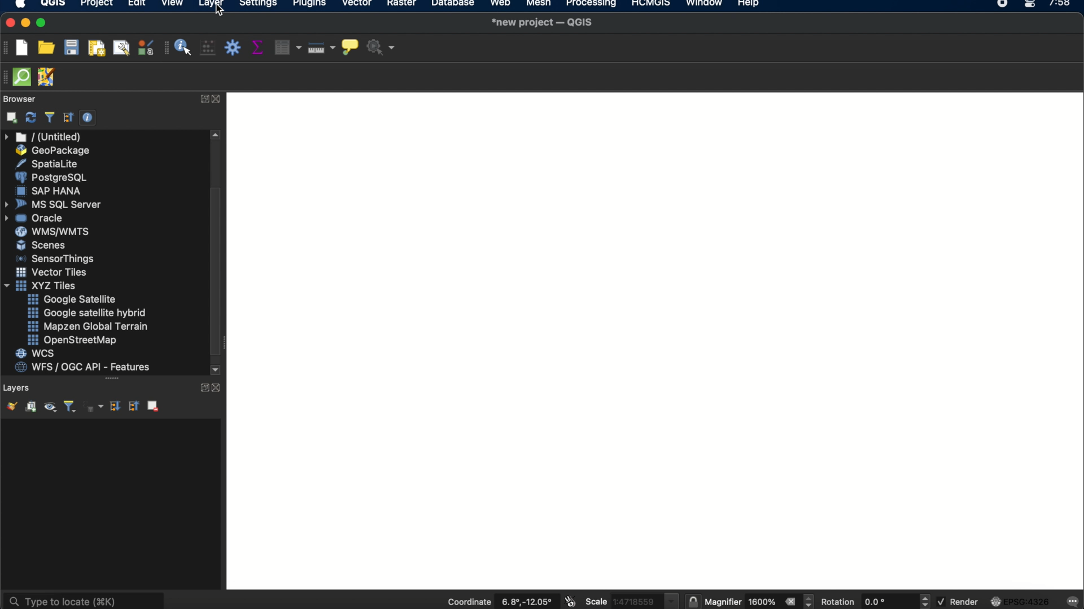 Image resolution: width=1084 pixels, height=609 pixels. Describe the element at coordinates (760, 601) in the screenshot. I see `magnifier 1600%` at that location.